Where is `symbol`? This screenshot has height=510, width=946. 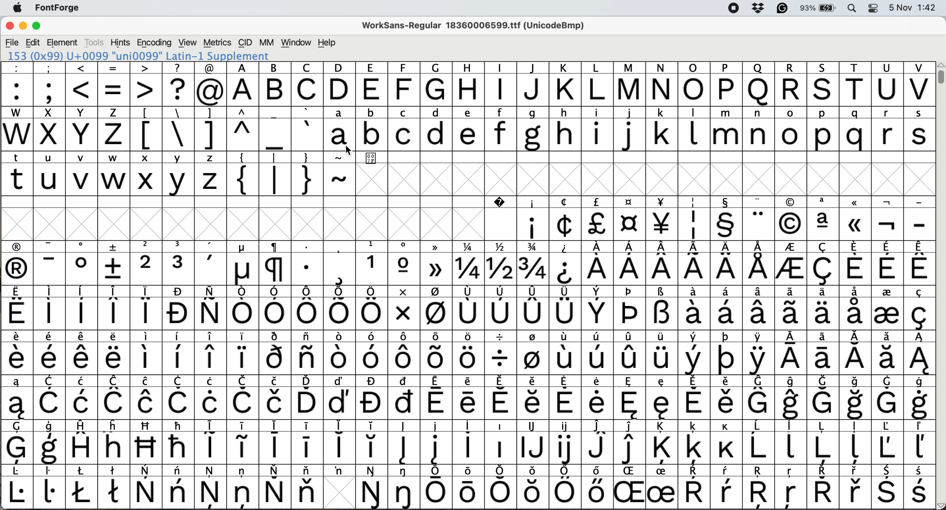
symbol is located at coordinates (694, 397).